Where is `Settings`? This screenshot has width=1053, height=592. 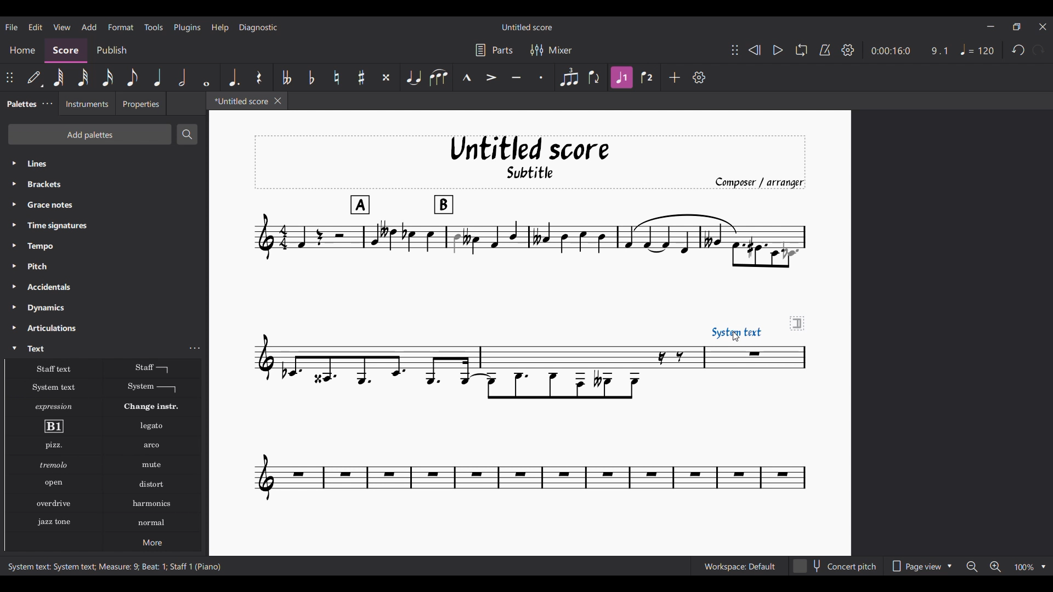
Settings is located at coordinates (848, 50).